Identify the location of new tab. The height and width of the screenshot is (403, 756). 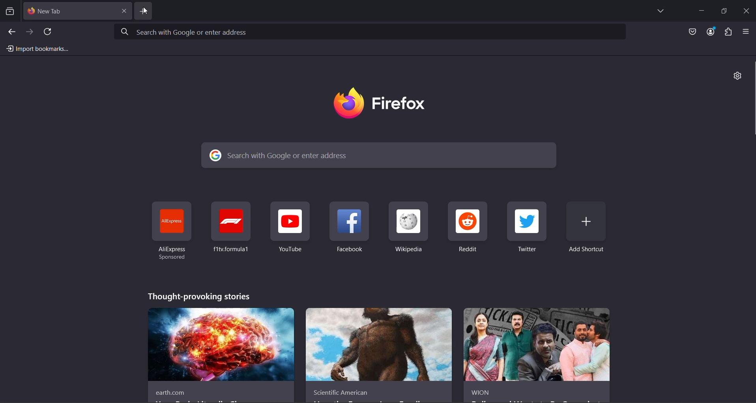
(70, 11).